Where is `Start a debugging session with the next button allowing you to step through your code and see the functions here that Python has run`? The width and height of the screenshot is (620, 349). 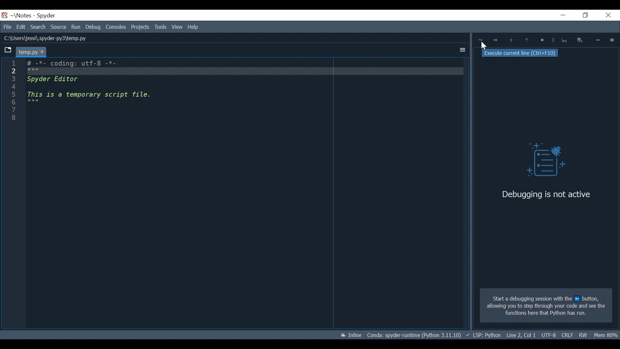
Start a debugging session with the next button allowing you to step through your code and see the functions here that Python has run is located at coordinates (546, 306).